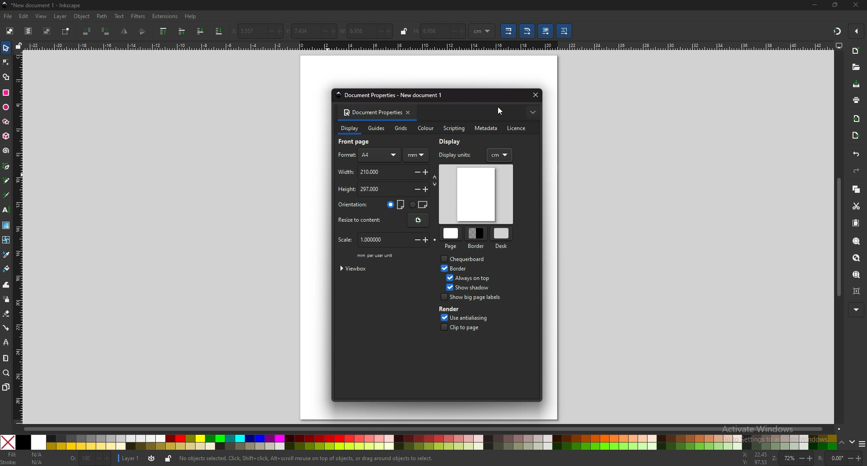  I want to click on layer 1, so click(129, 459).